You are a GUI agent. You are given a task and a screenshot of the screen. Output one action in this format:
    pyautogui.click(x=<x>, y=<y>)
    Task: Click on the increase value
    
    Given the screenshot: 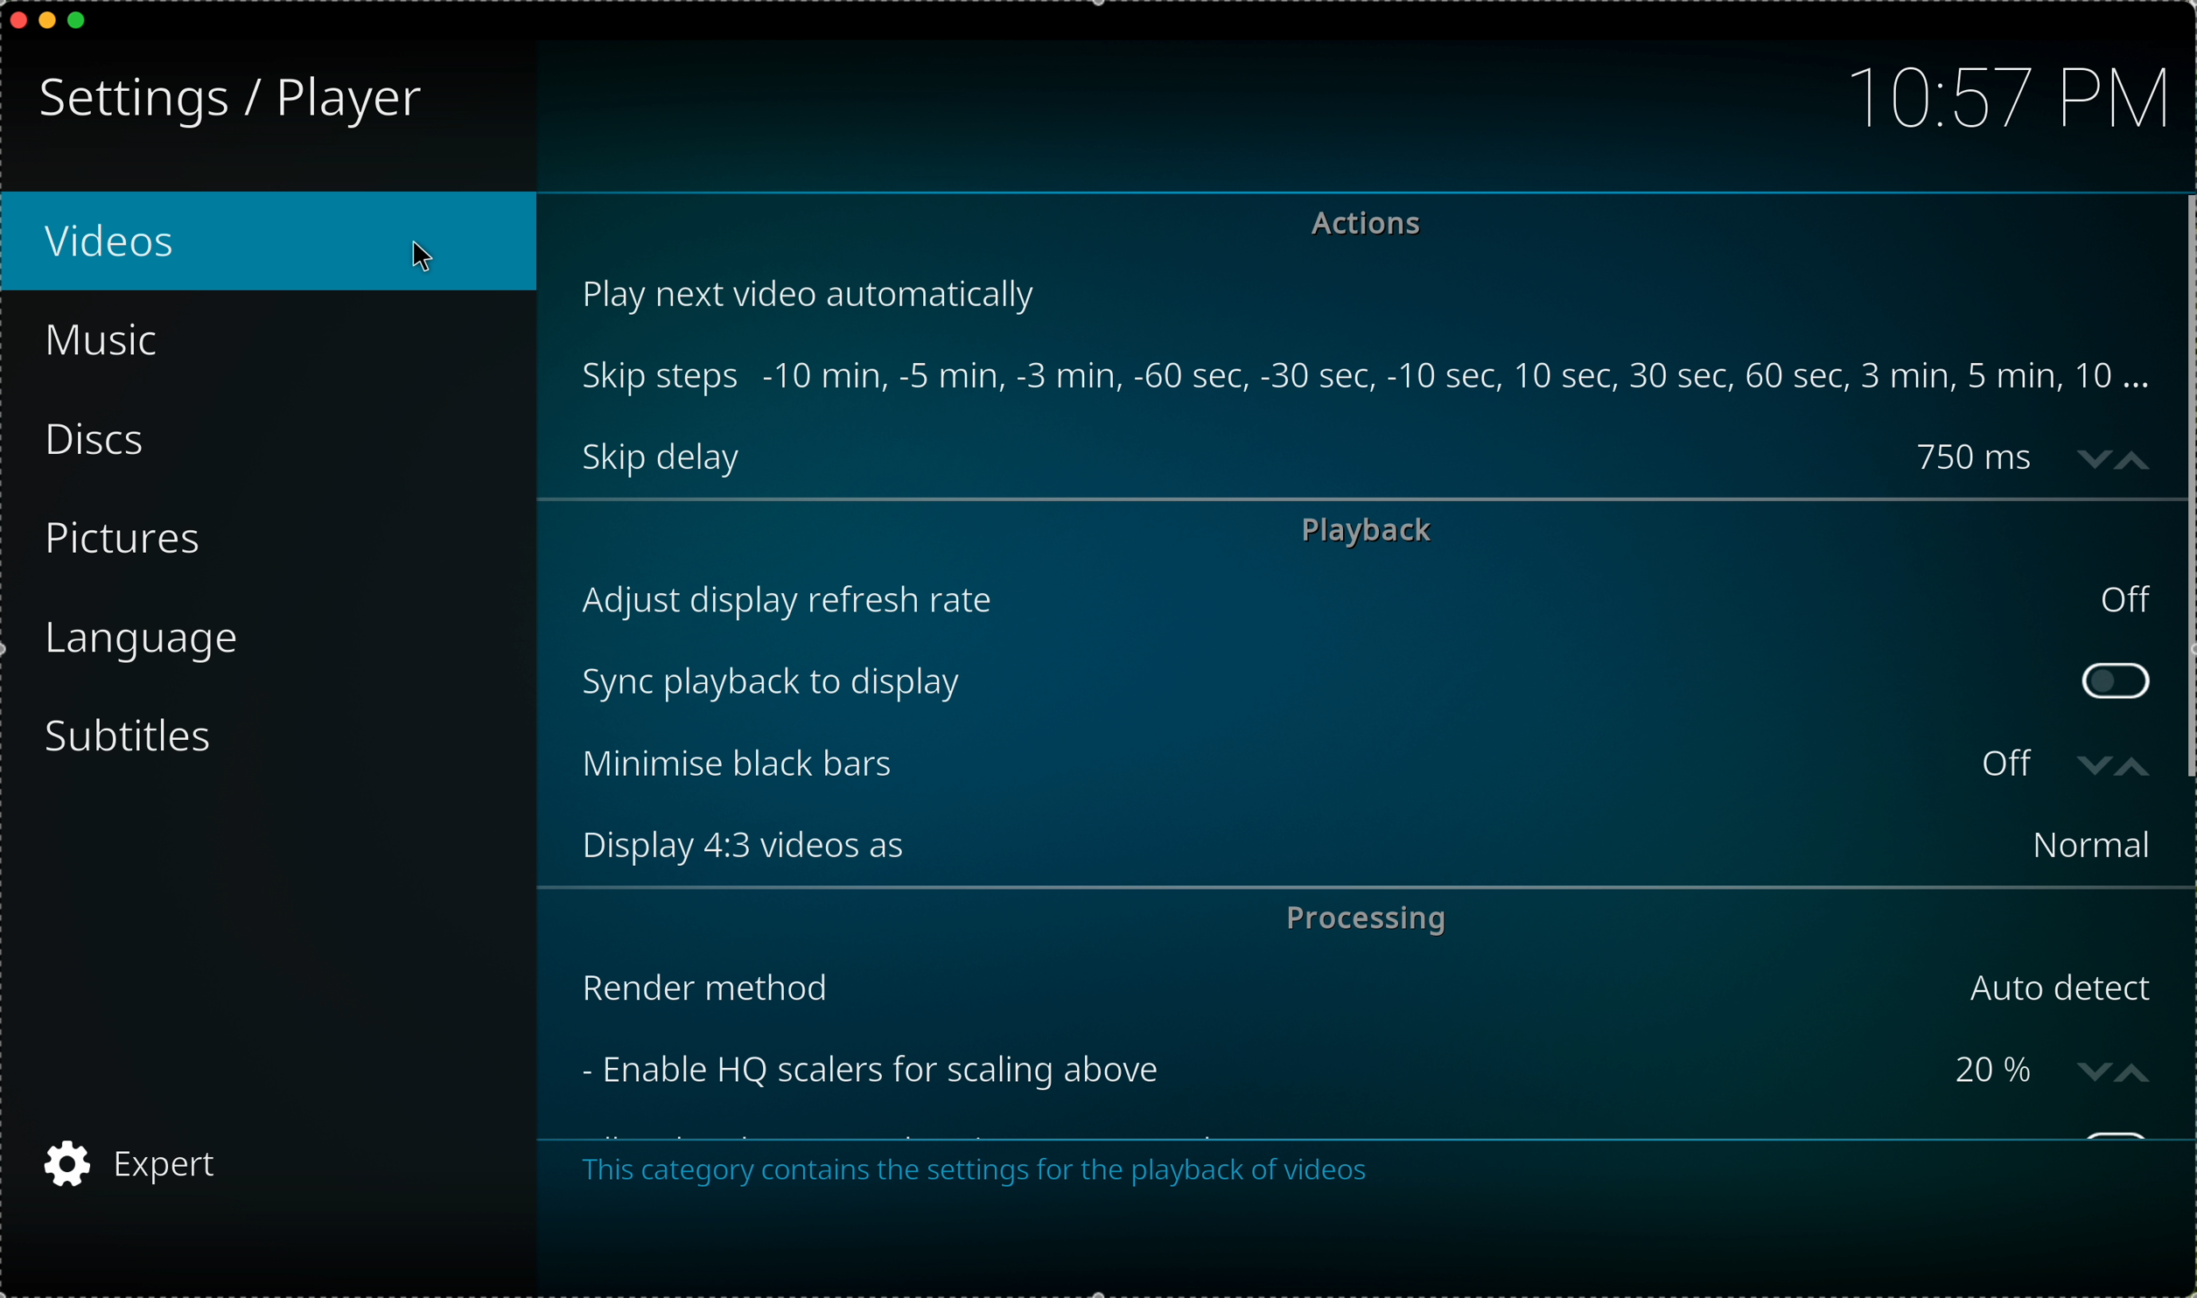 What is the action you would take?
    pyautogui.click(x=2140, y=1069)
    